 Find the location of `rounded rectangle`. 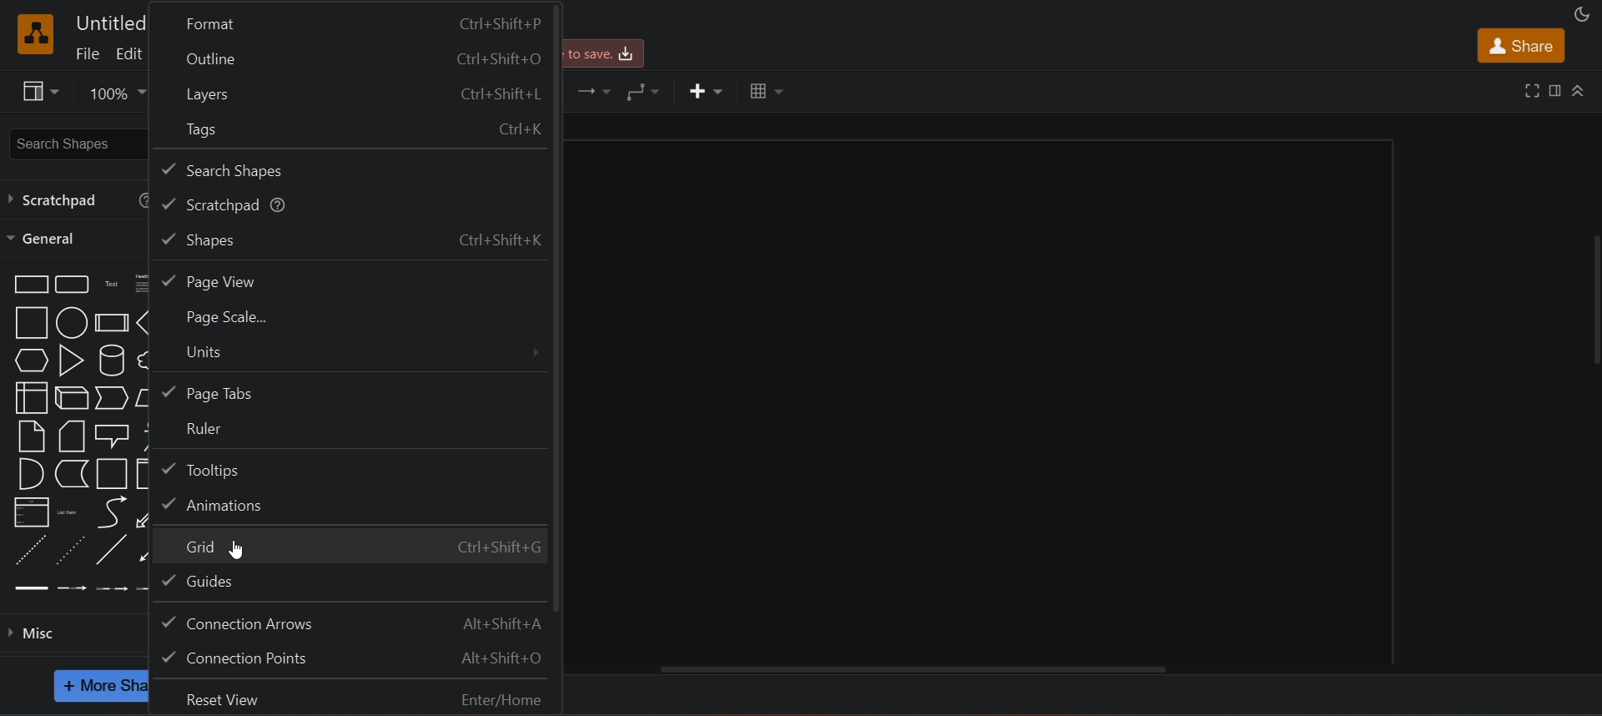

rounded rectangle is located at coordinates (72, 283).